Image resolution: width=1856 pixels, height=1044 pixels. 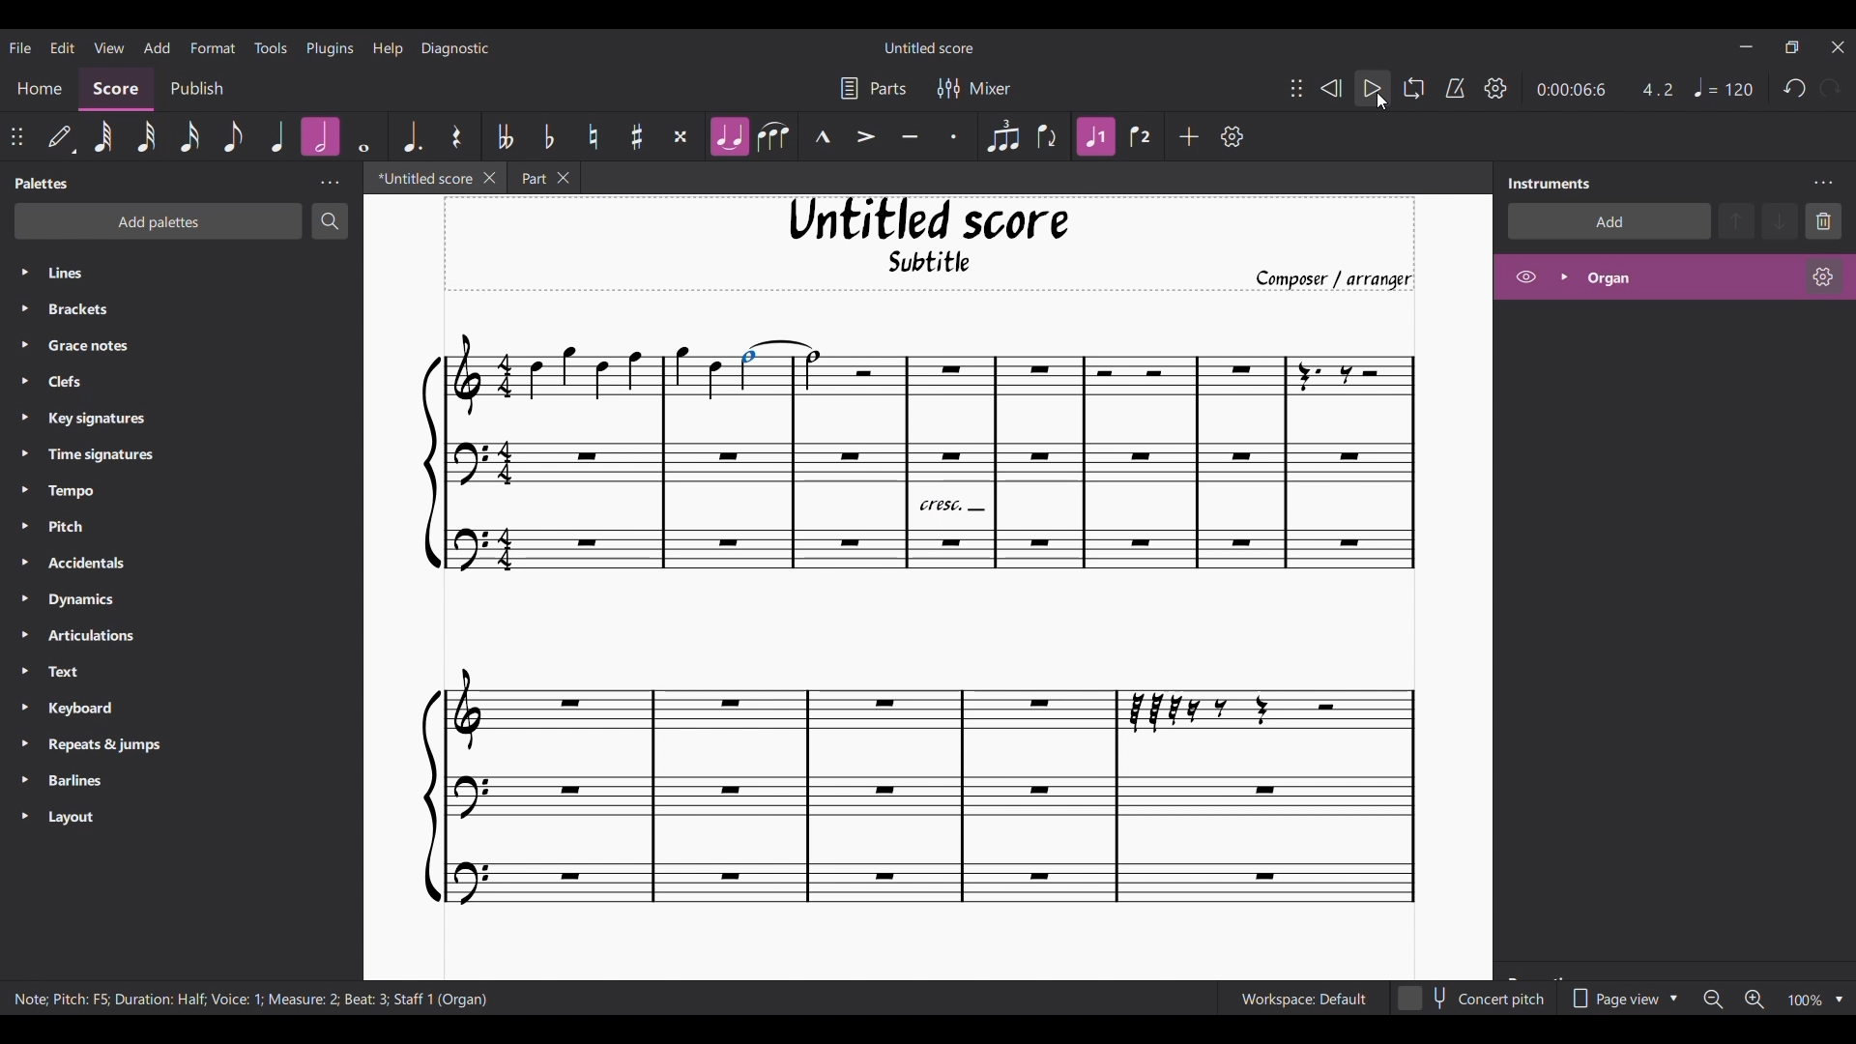 I want to click on Format menu, so click(x=214, y=46).